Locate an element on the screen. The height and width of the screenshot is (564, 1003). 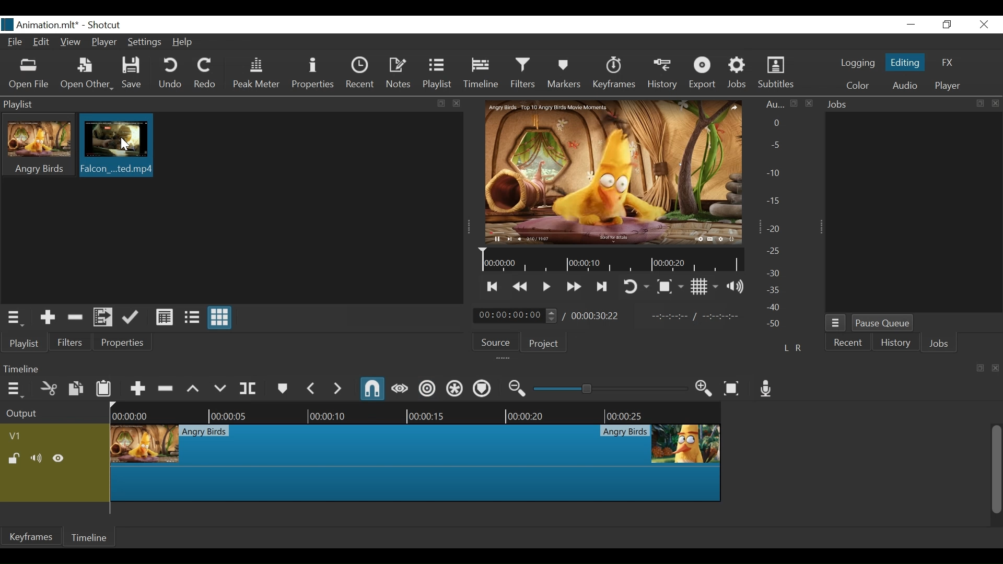
Zoom timeline in is located at coordinates (704, 390).